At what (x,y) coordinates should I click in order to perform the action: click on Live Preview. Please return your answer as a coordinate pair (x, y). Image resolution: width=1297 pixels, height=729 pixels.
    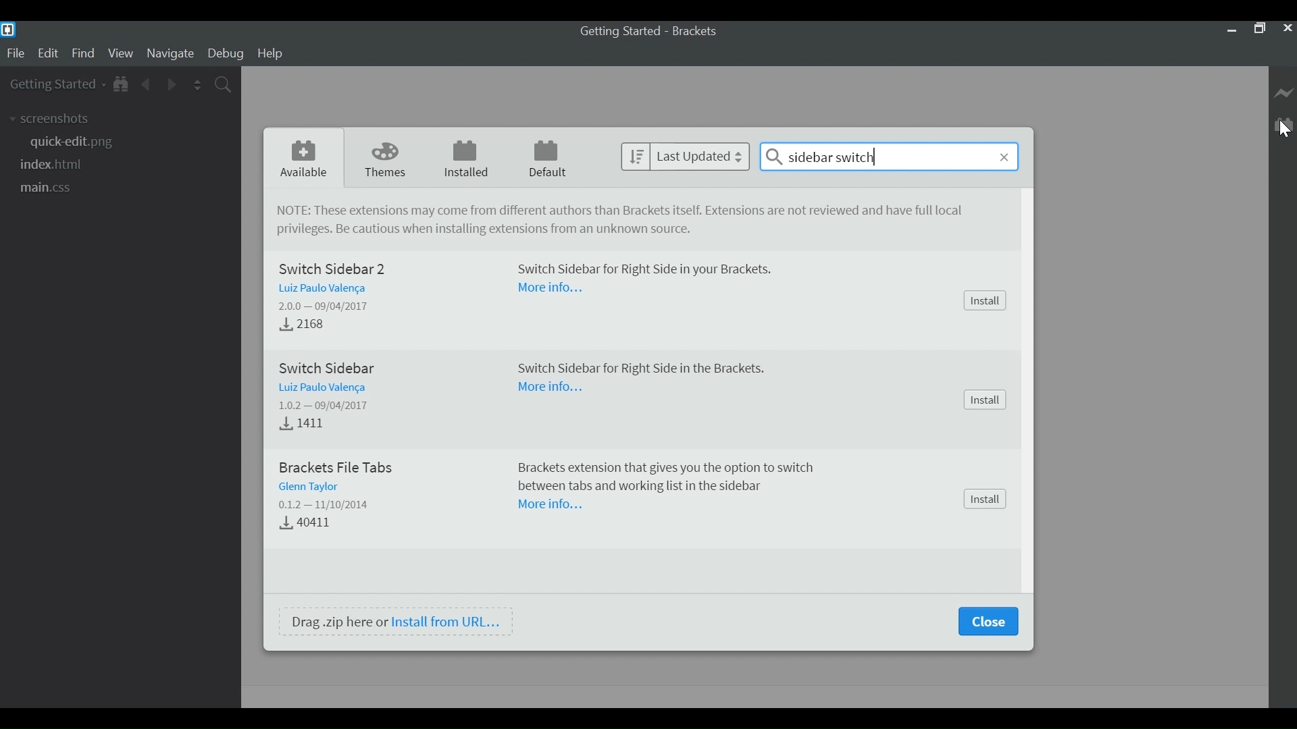
    Looking at the image, I should click on (1283, 94).